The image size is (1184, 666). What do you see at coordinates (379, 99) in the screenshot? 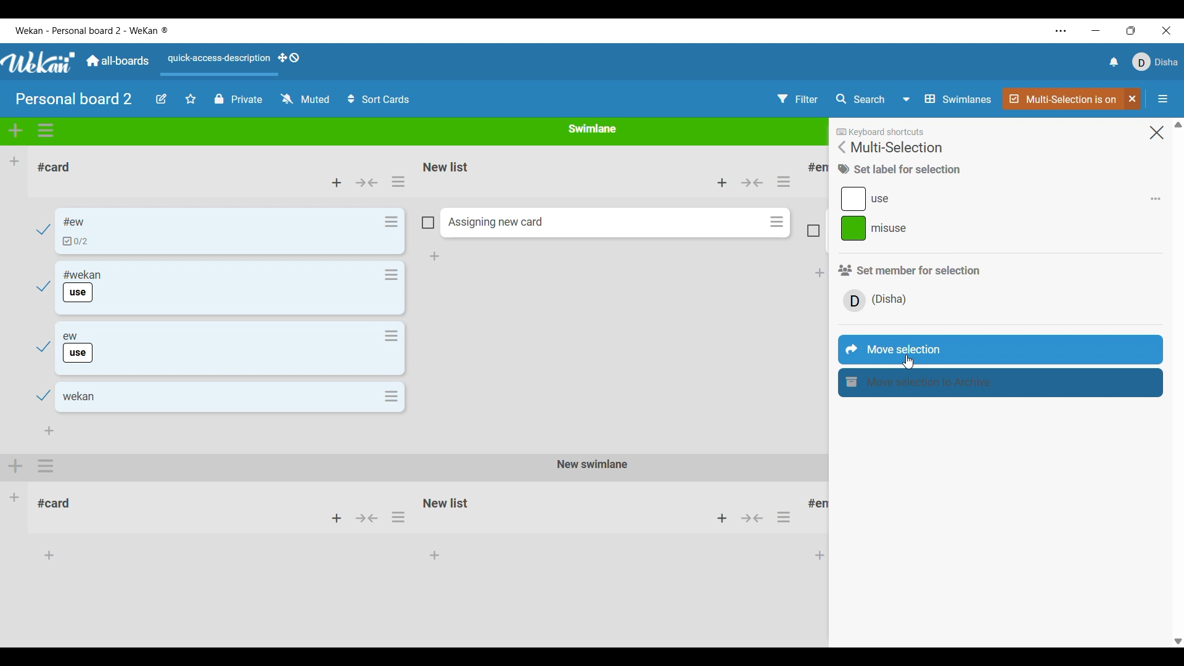
I see `Sort cards` at bounding box center [379, 99].